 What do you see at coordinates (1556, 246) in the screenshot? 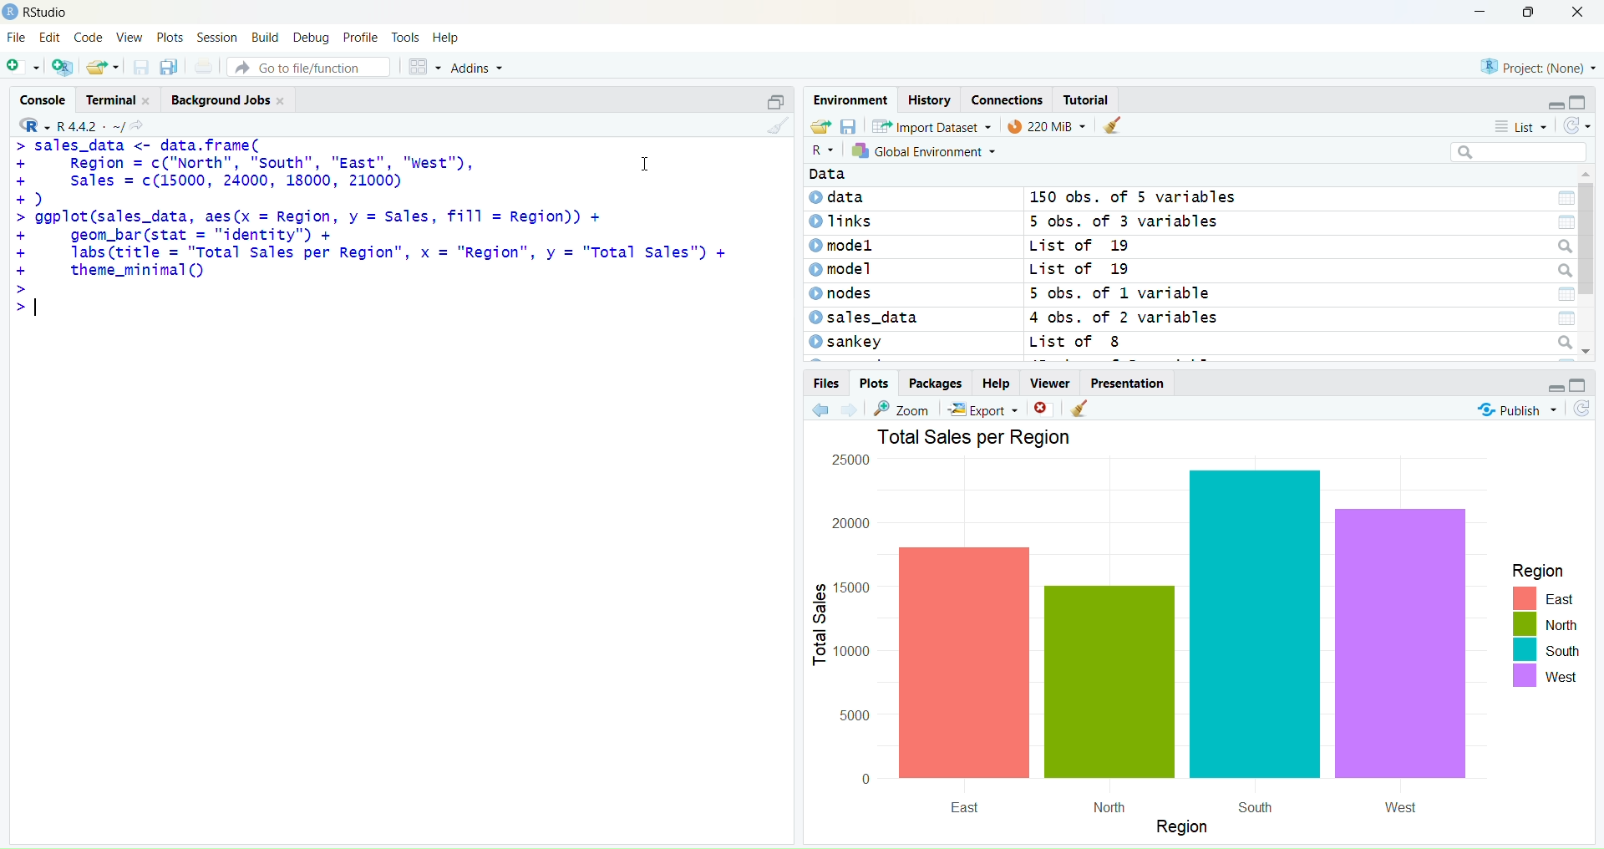
I see `search` at bounding box center [1556, 246].